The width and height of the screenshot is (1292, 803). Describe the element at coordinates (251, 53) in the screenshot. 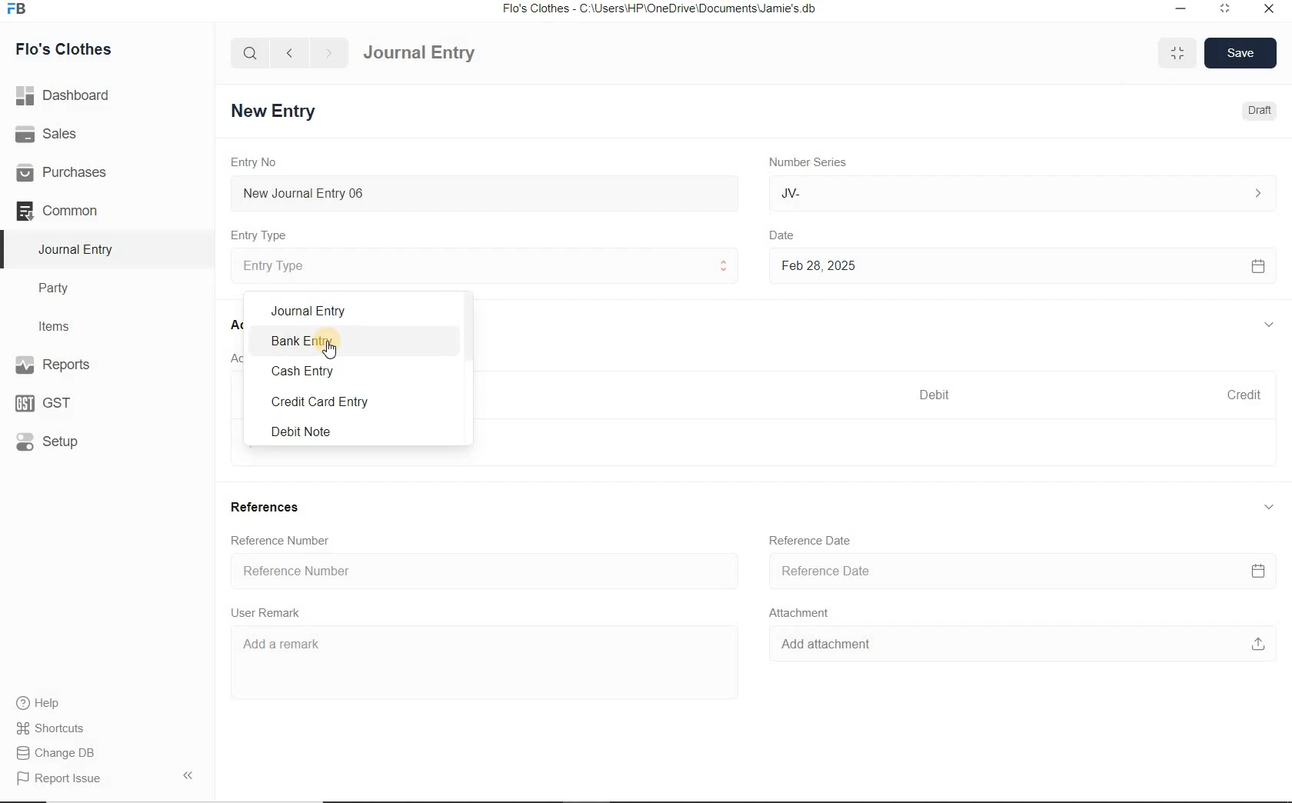

I see `search` at that location.